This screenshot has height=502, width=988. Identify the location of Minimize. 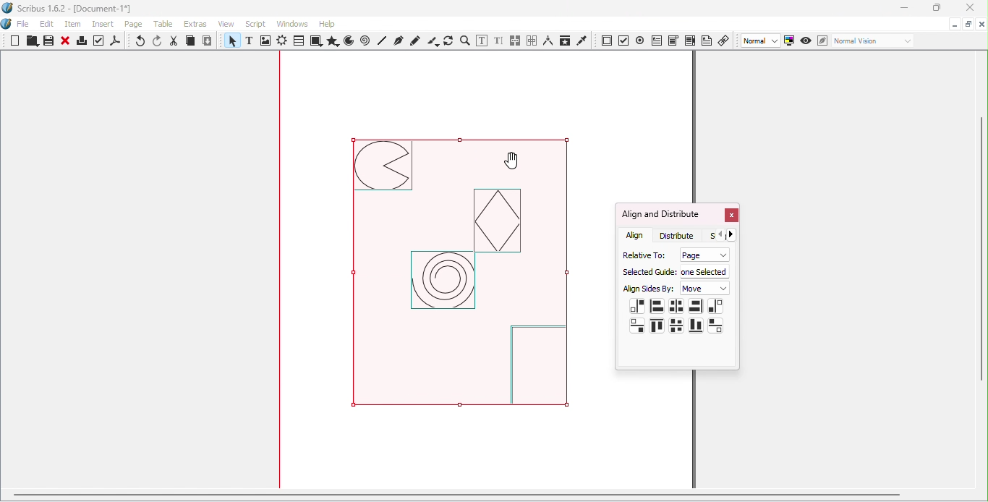
(953, 23).